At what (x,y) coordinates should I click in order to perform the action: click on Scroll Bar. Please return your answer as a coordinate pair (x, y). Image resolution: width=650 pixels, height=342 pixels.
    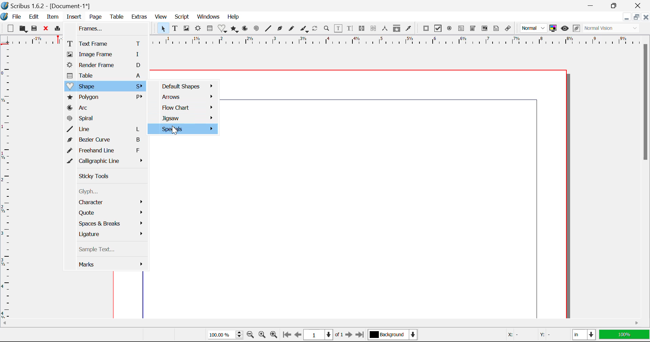
    Looking at the image, I should click on (646, 175).